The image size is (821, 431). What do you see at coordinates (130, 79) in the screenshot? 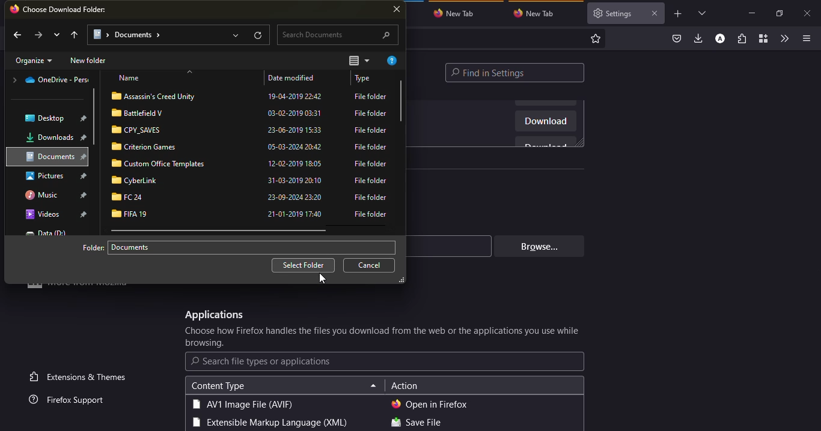
I see `name` at bounding box center [130, 79].